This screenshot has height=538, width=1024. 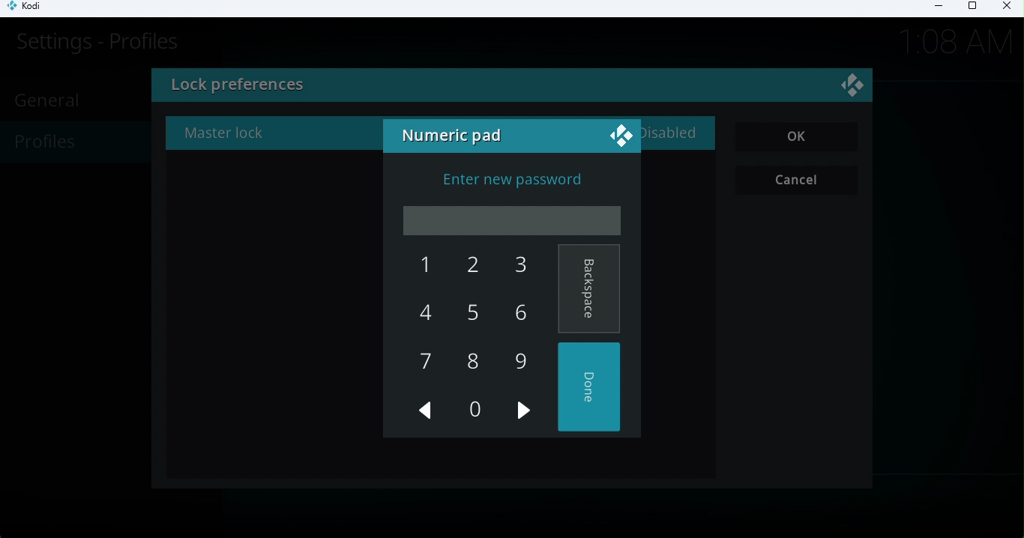 What do you see at coordinates (933, 8) in the screenshot?
I see `Minimize` at bounding box center [933, 8].